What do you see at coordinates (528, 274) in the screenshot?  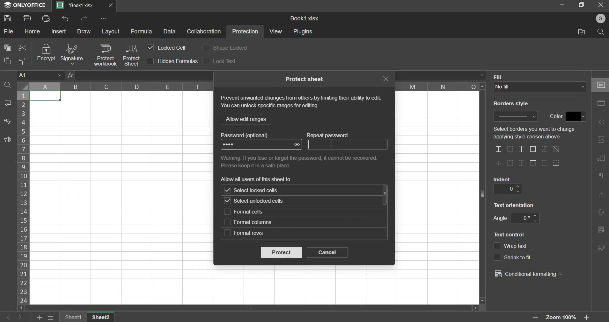 I see `conditional formatting` at bounding box center [528, 274].